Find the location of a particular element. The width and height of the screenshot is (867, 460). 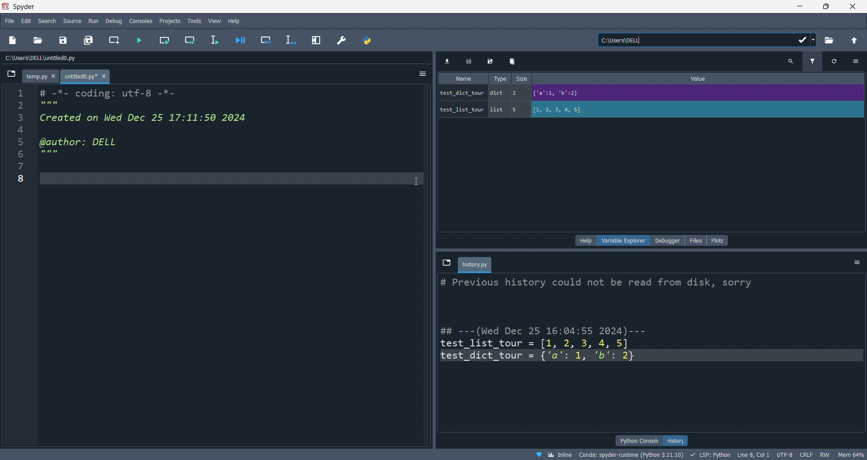

run cell is located at coordinates (163, 41).